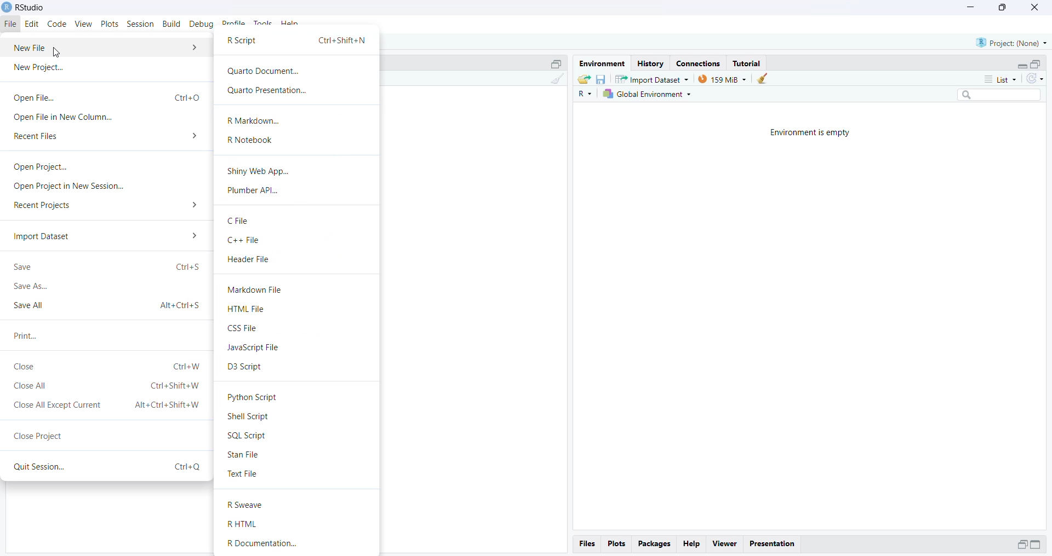 Image resolution: width=1052 pixels, height=556 pixels. I want to click on plots, so click(111, 25).